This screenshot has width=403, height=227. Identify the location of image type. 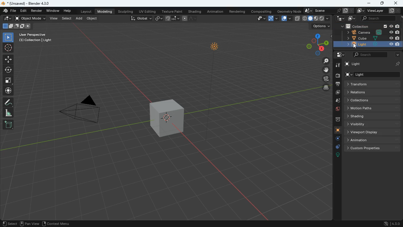
(16, 26).